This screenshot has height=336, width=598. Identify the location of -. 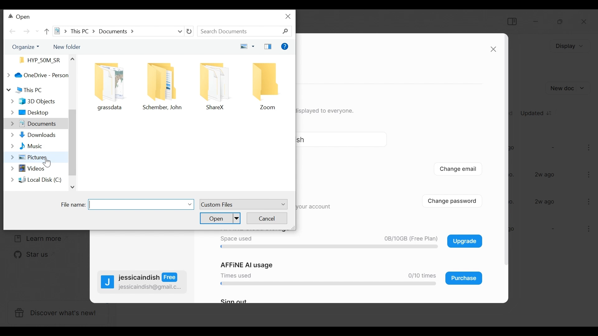
(552, 229).